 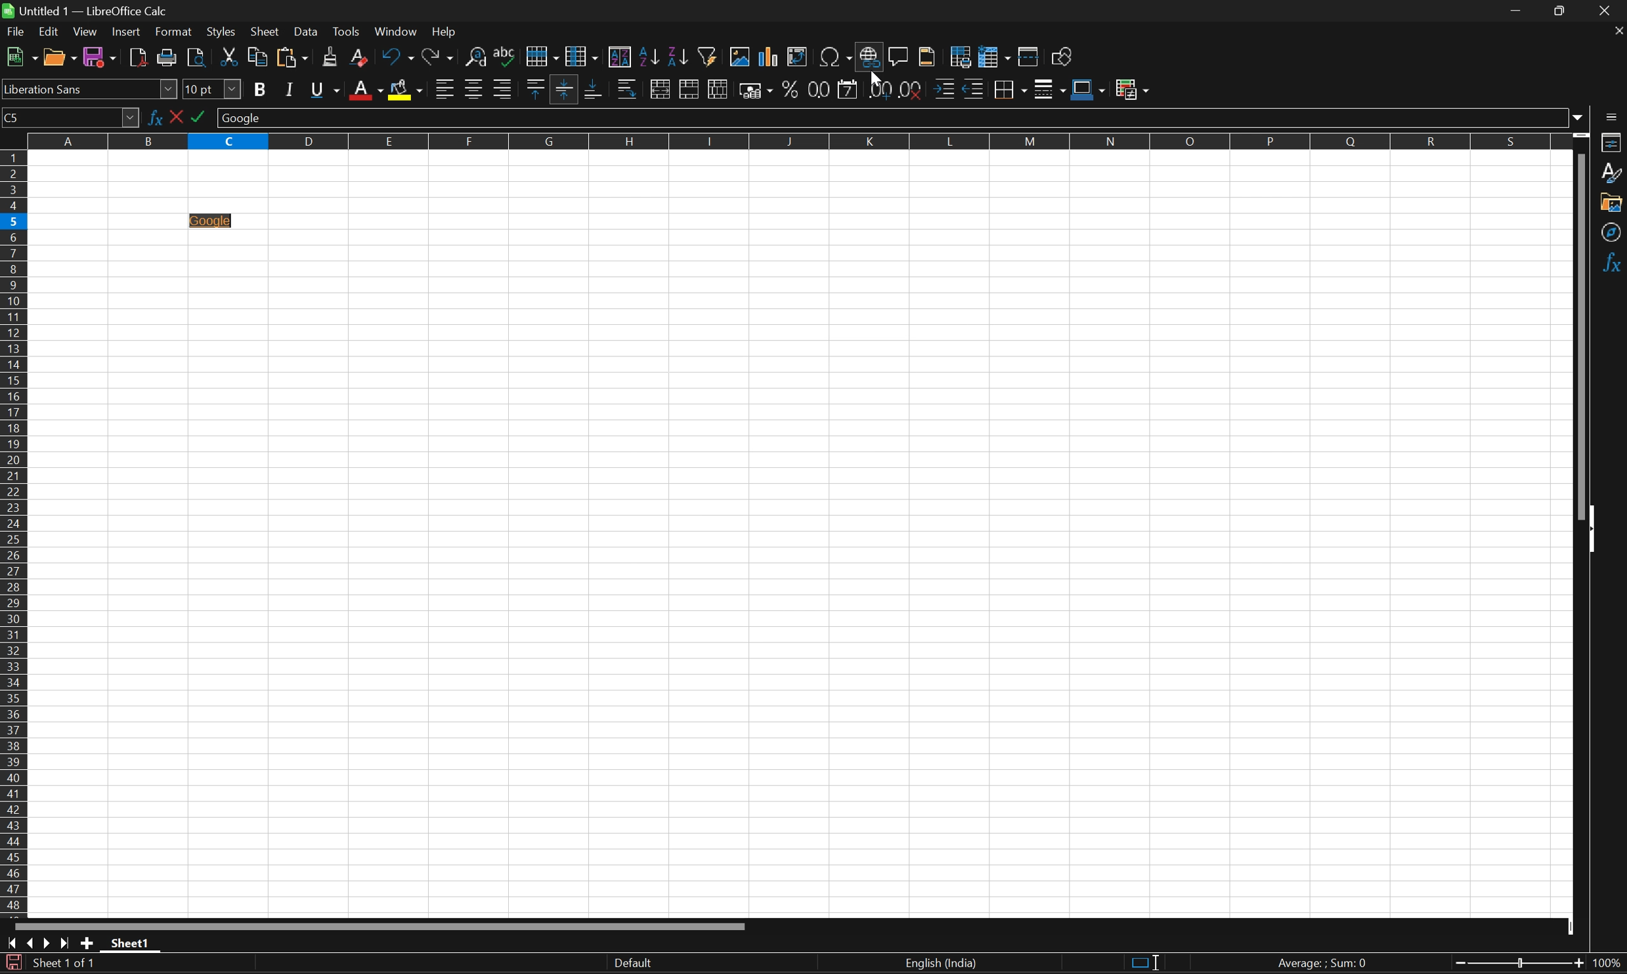 I want to click on Scroll bar, so click(x=1580, y=334).